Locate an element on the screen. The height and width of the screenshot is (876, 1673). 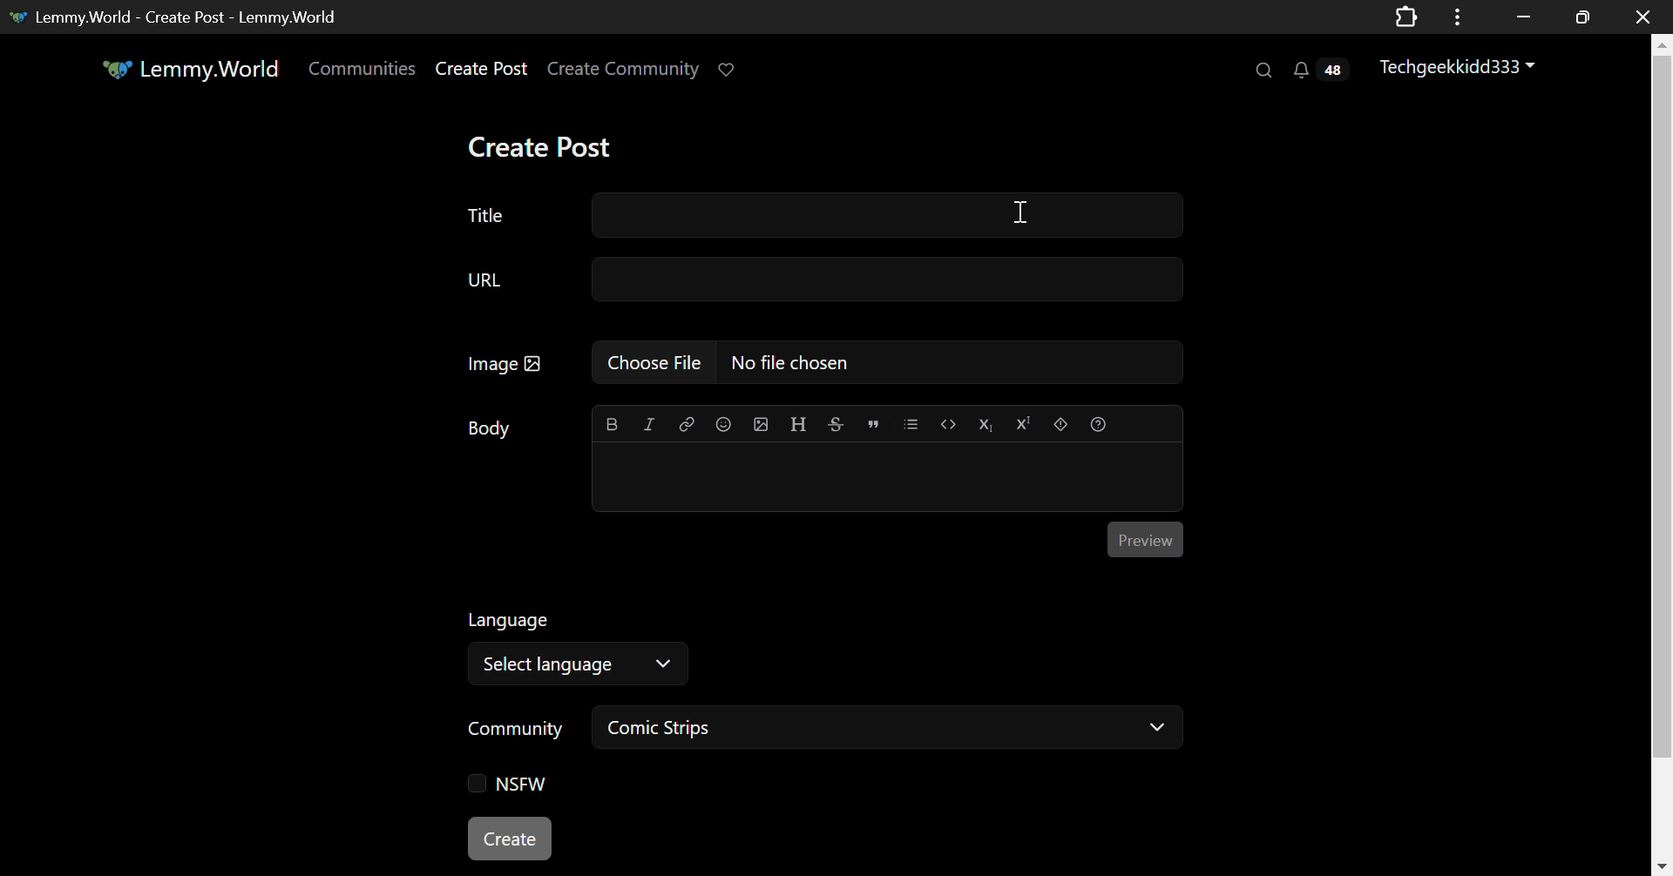
Create Post is located at coordinates (483, 71).